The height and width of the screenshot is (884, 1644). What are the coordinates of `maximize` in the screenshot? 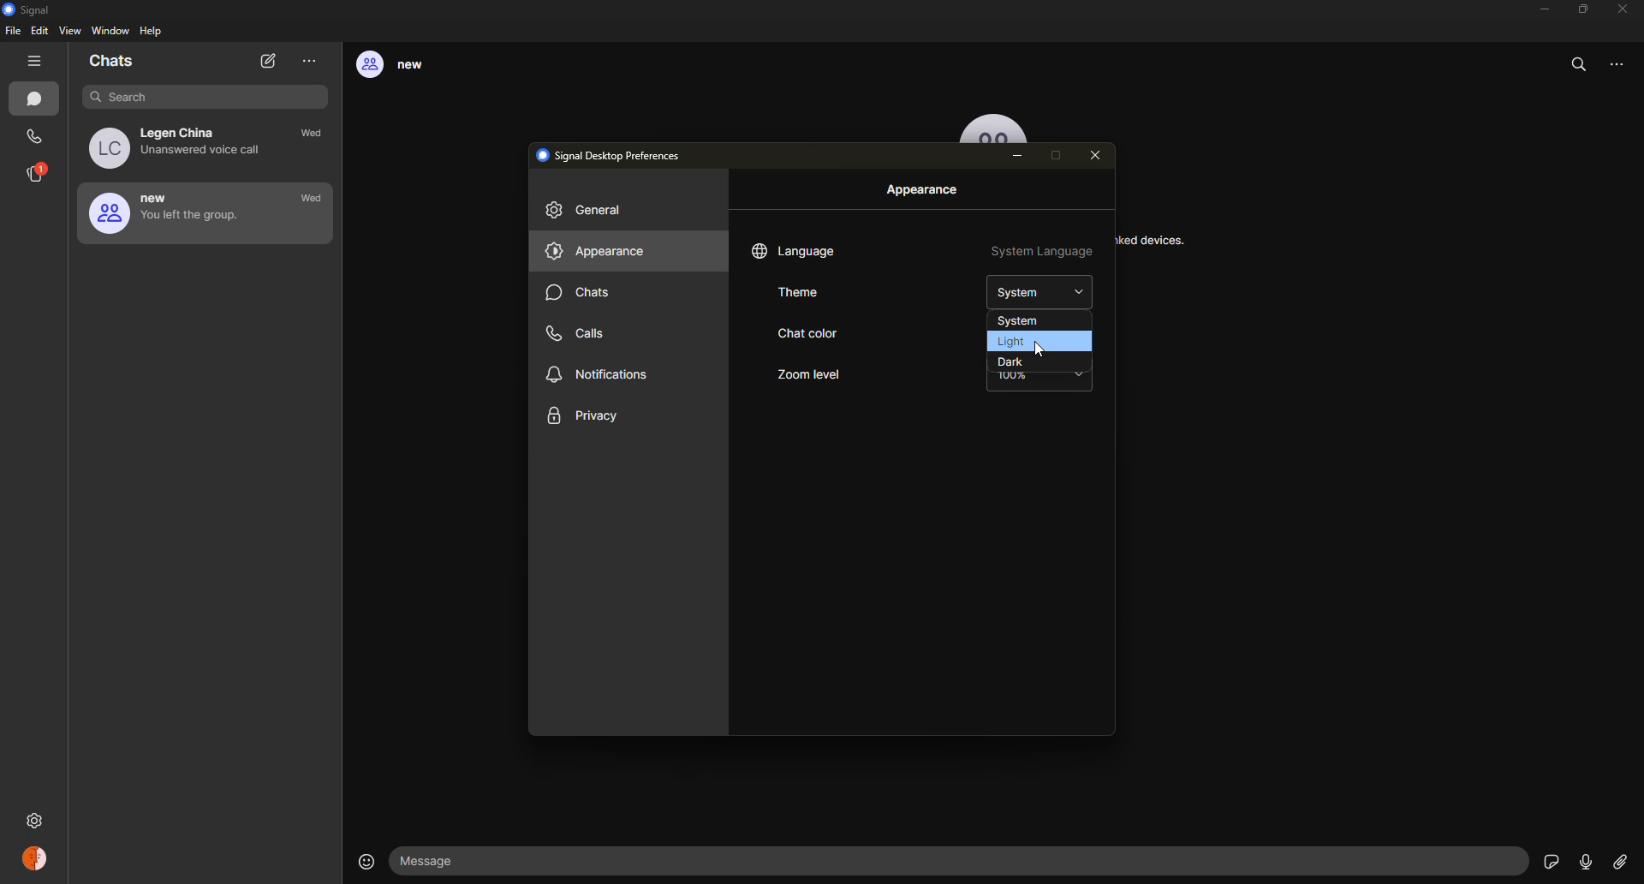 It's located at (1582, 9).